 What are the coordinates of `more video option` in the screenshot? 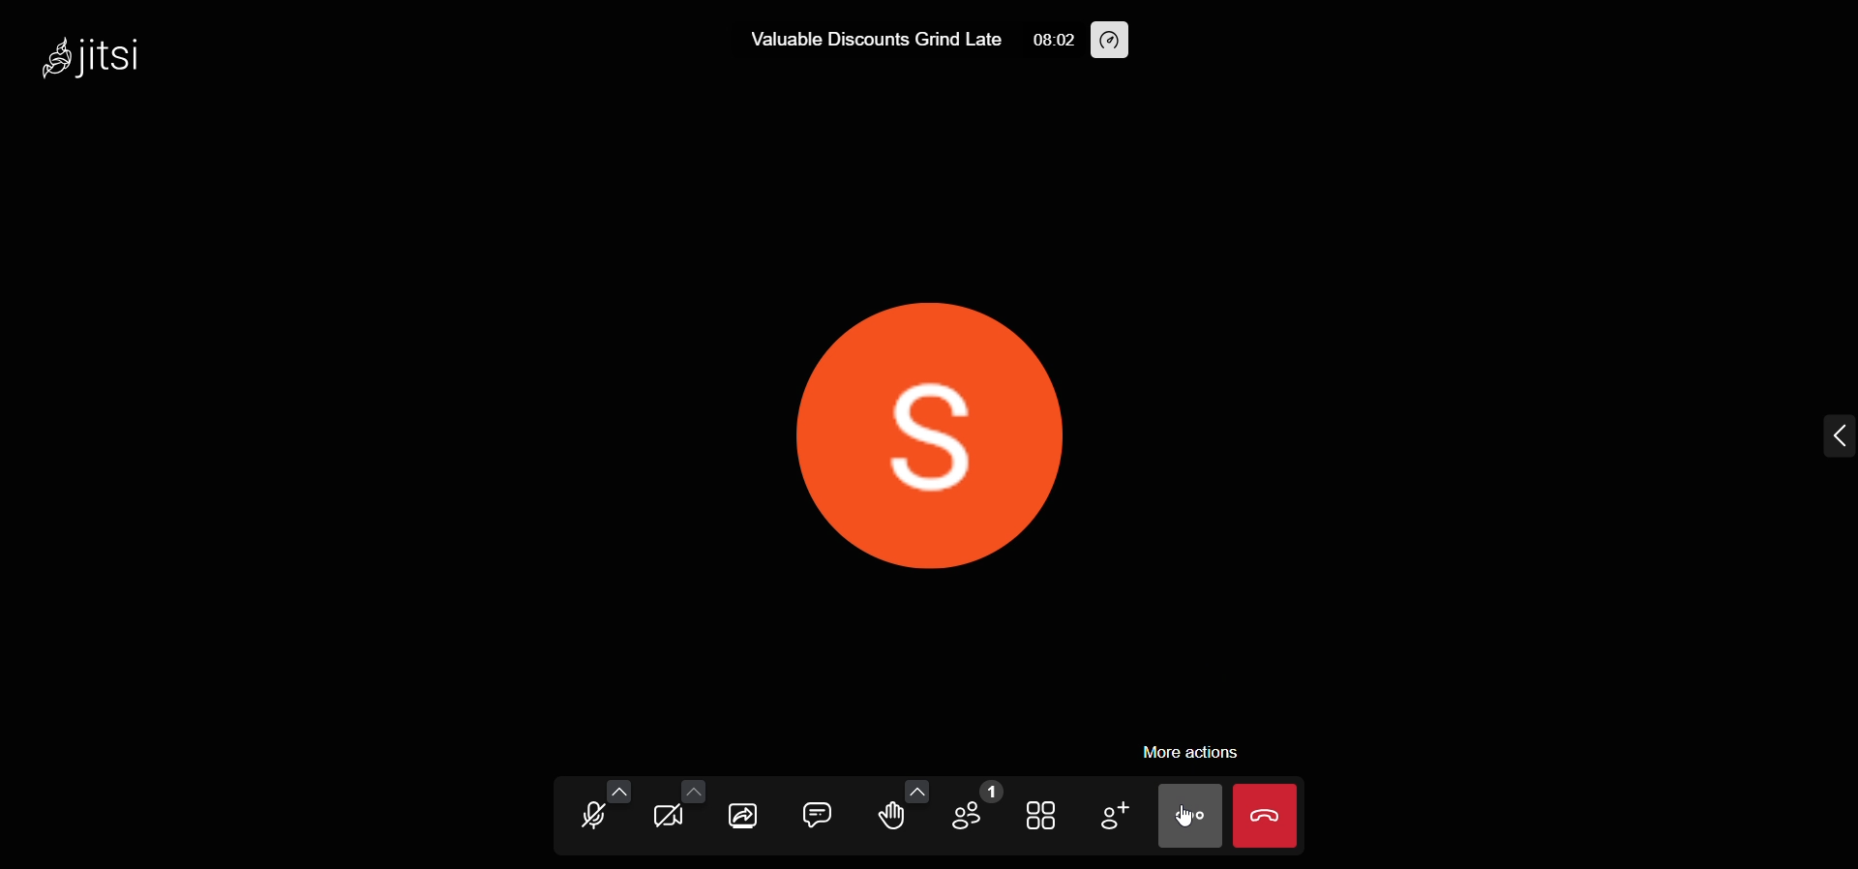 It's located at (696, 792).